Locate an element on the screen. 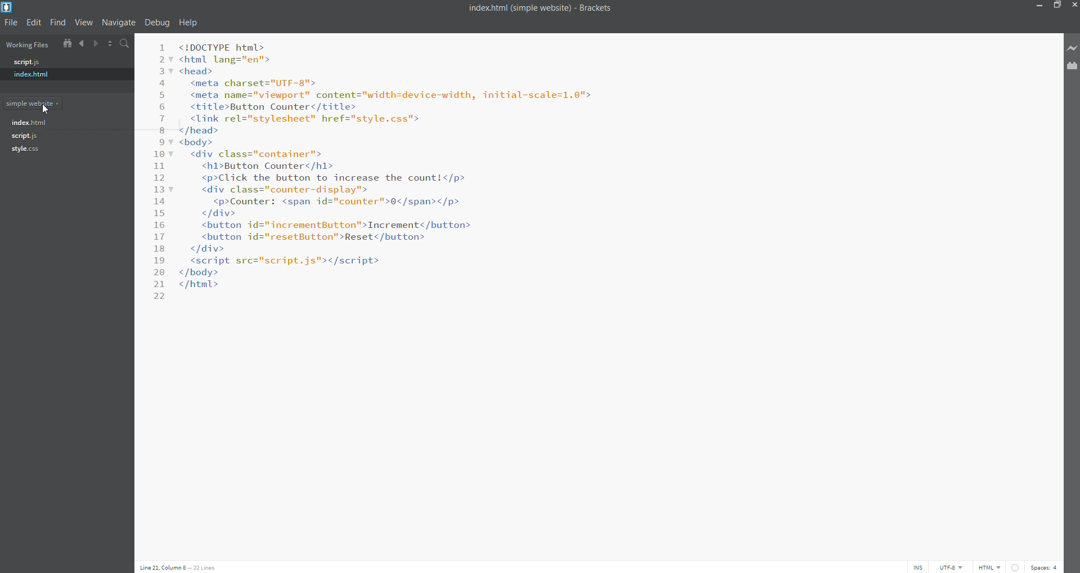 This screenshot has height=573, width=1080. line number is located at coordinates (155, 194).